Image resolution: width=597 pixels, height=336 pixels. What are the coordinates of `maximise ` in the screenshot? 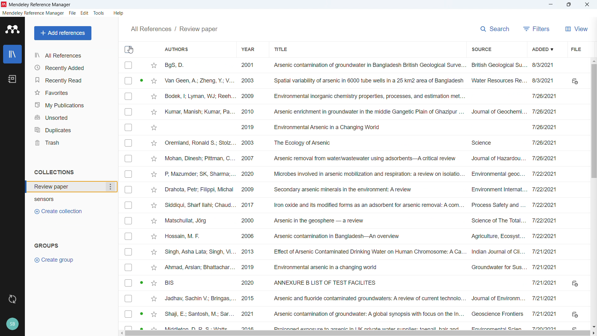 It's located at (570, 4).